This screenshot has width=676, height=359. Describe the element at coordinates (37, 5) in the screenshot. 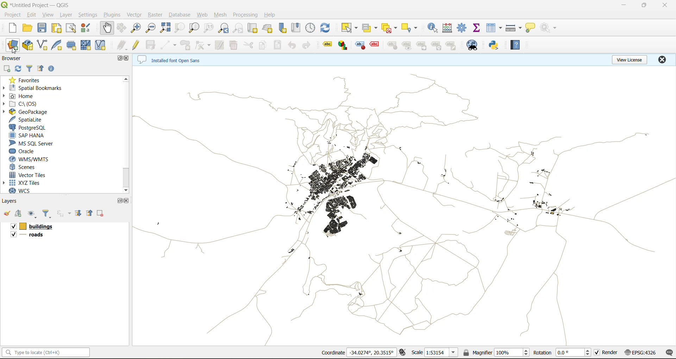

I see `file name and app name` at that location.